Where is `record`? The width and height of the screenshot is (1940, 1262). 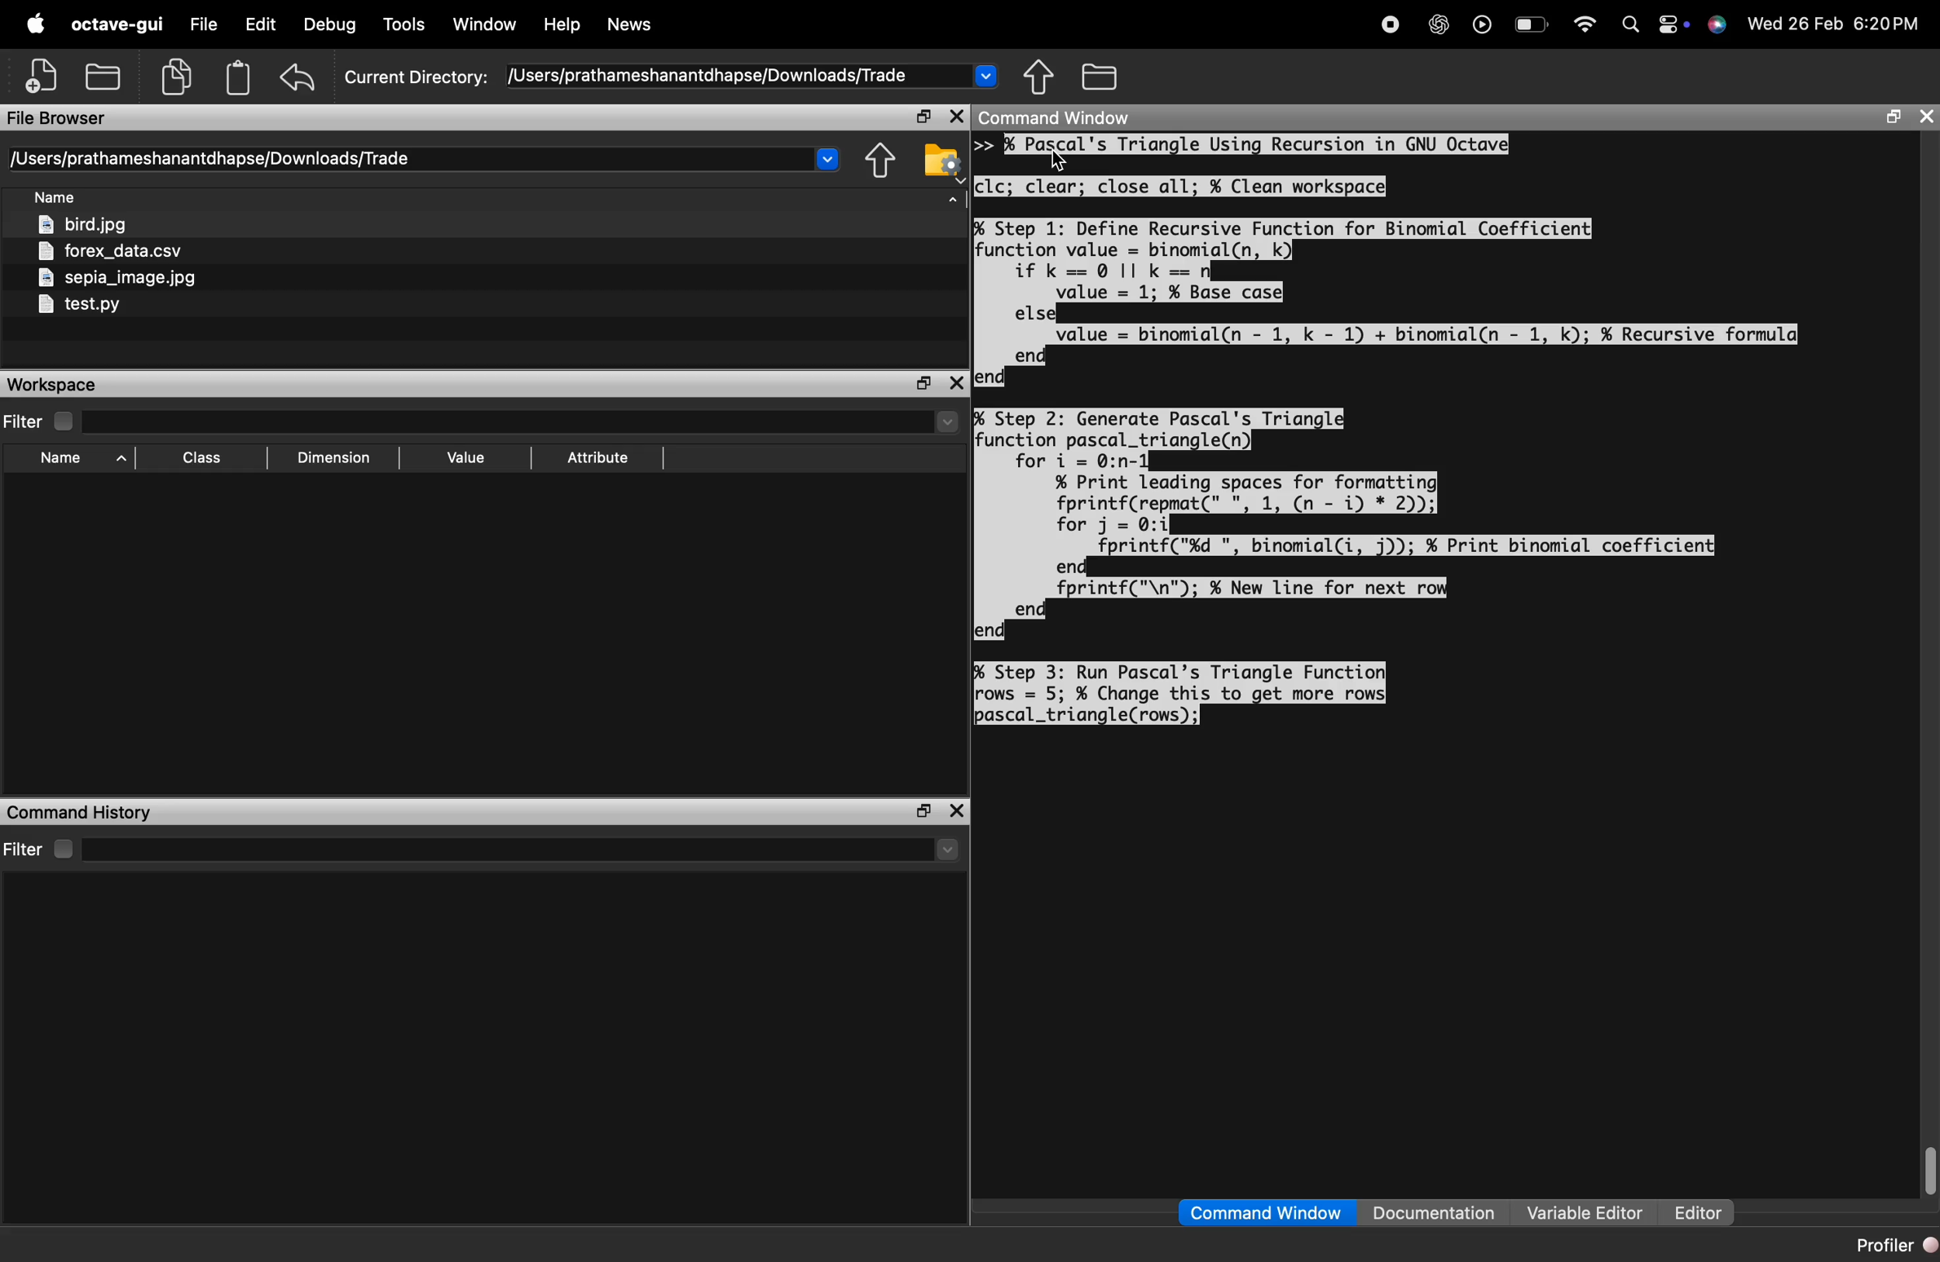 record is located at coordinates (1391, 24).